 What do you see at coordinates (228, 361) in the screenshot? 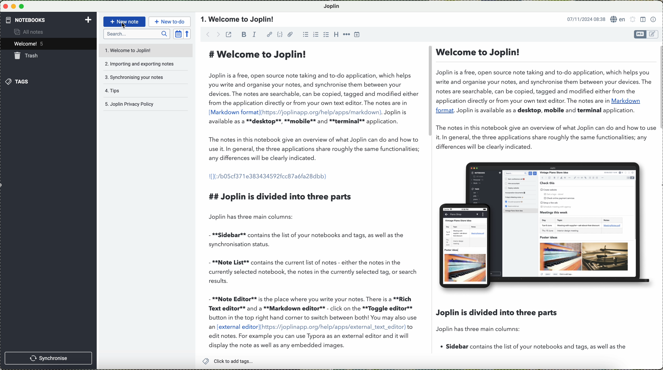
I see `add tags` at bounding box center [228, 361].